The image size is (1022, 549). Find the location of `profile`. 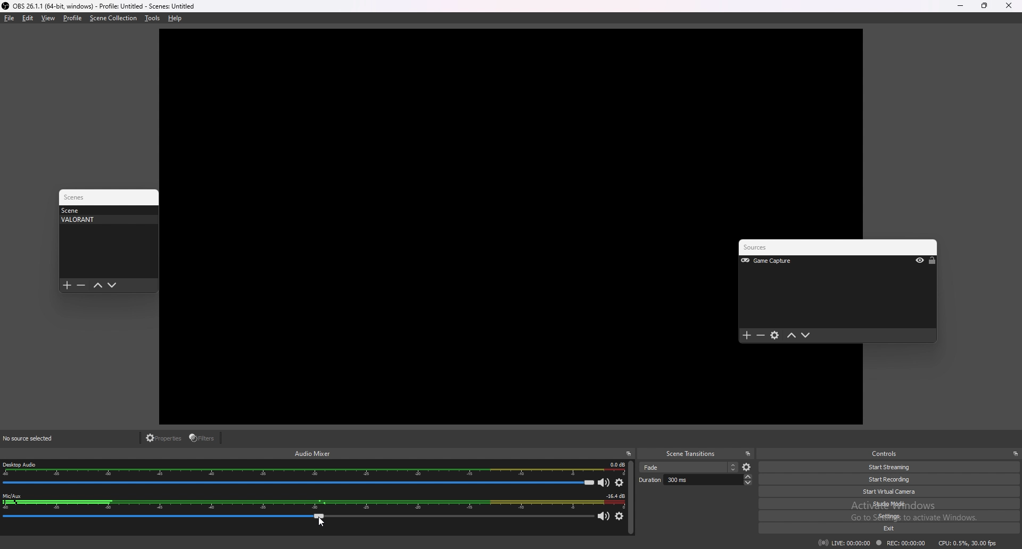

profile is located at coordinates (72, 18).